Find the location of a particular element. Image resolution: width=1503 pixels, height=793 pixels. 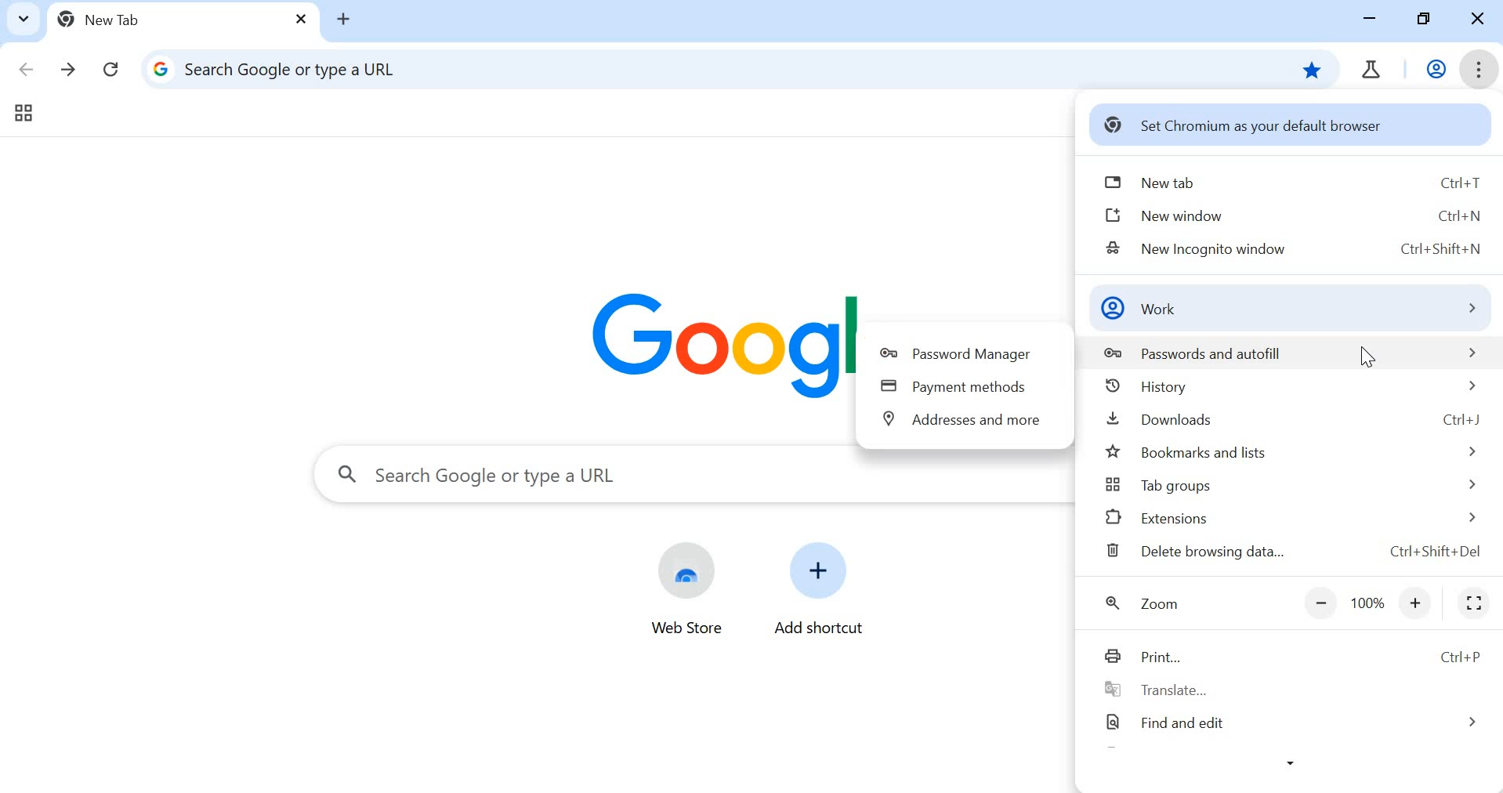

click to go back is located at coordinates (21, 68).